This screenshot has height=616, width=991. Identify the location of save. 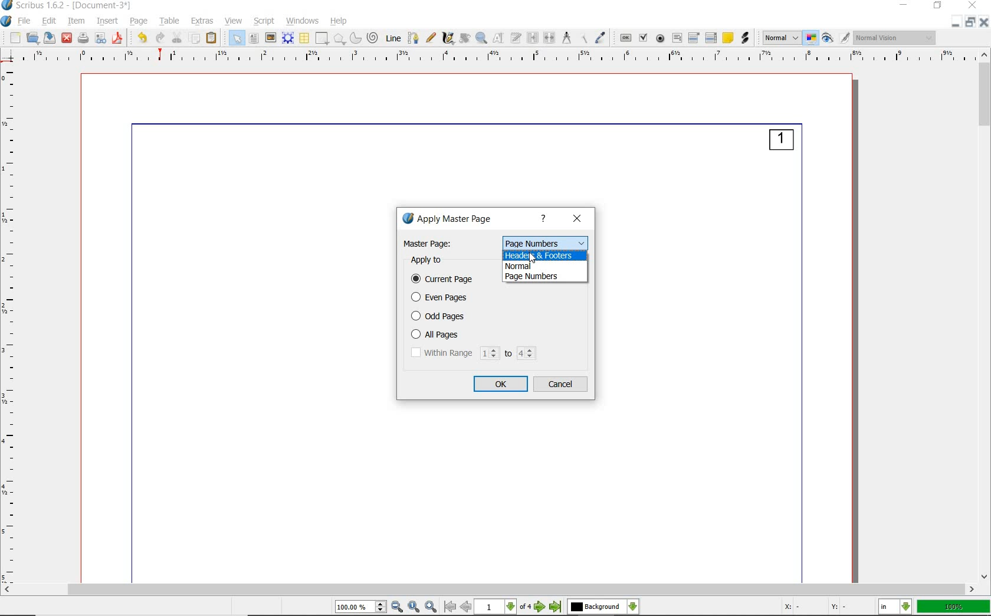
(48, 38).